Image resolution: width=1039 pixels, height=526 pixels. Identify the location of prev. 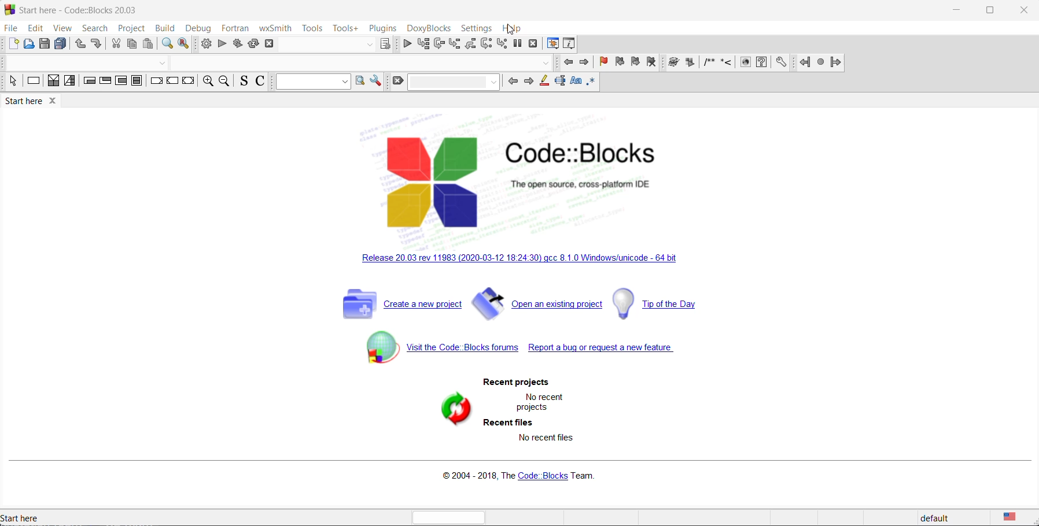
(511, 82).